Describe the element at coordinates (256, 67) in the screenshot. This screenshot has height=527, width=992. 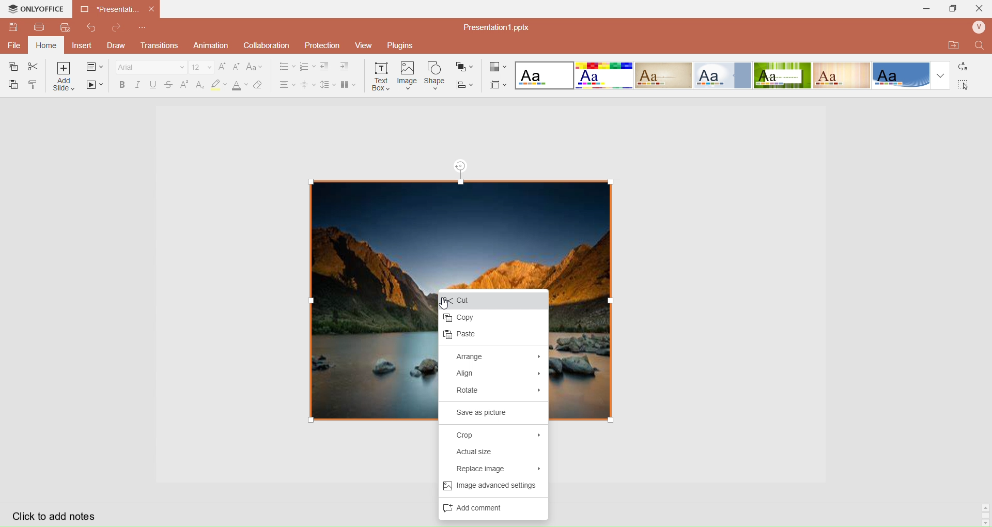
I see `Change Case` at that location.